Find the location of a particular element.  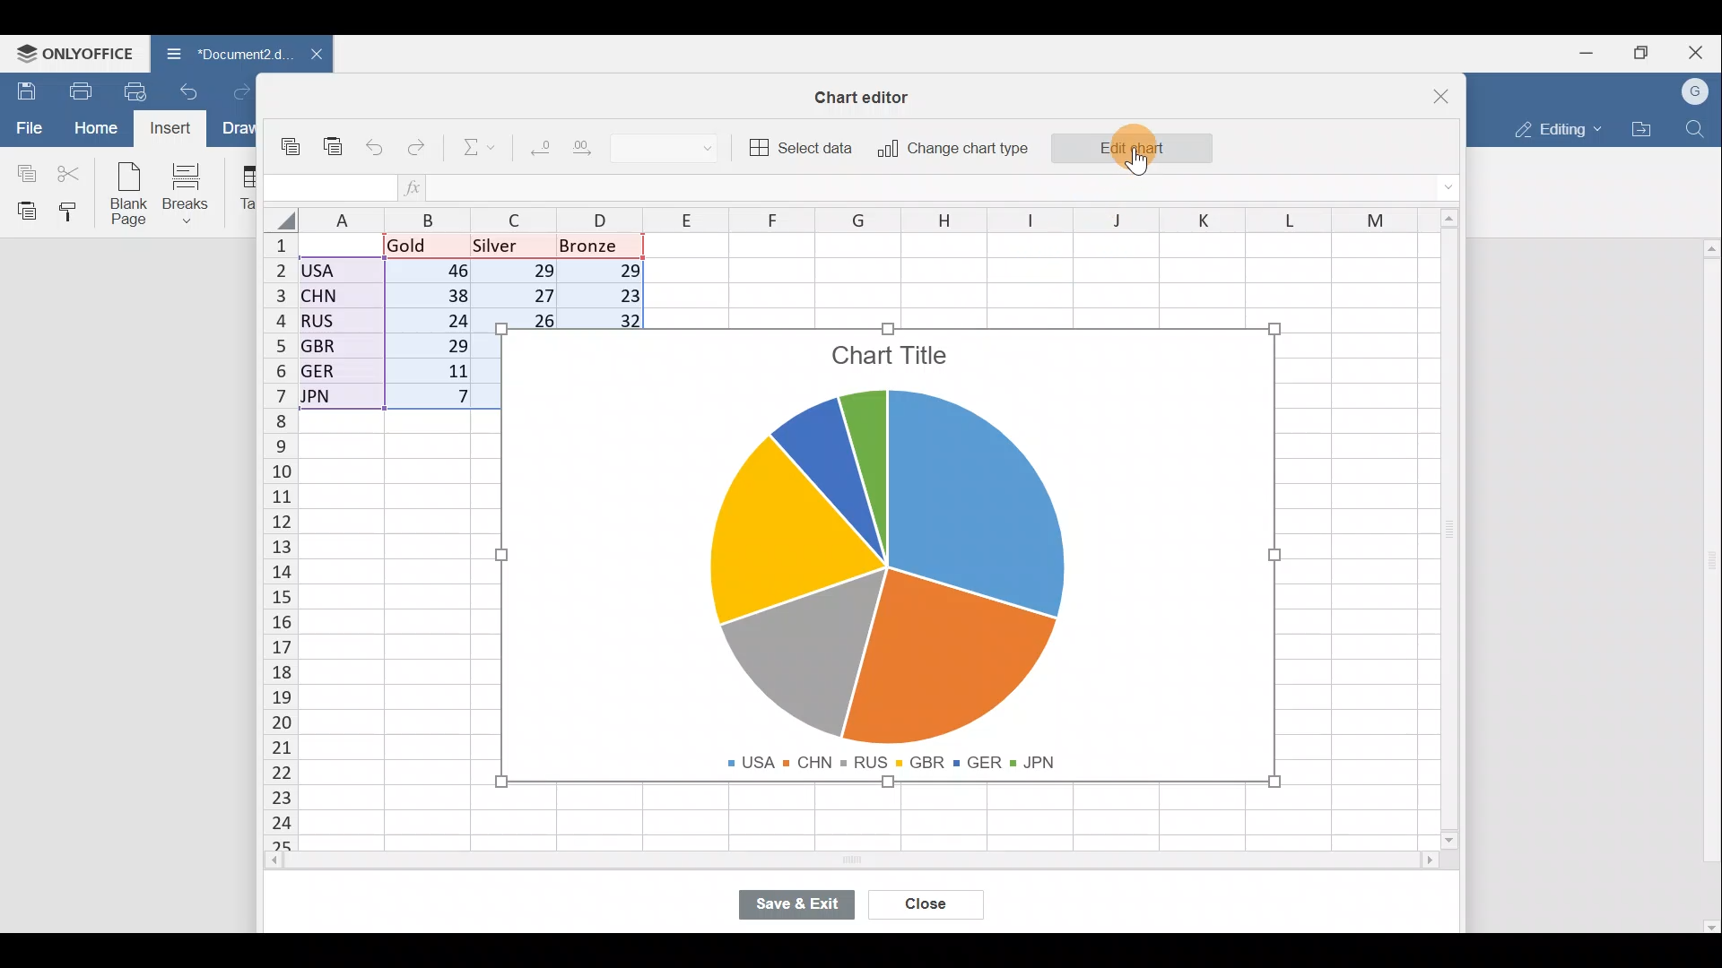

Scroll bar is located at coordinates (1457, 534).